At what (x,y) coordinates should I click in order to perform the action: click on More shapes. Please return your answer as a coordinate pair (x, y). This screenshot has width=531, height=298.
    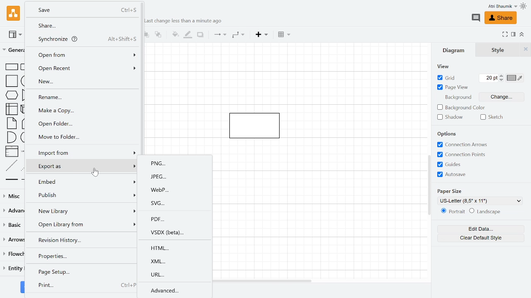
    Looking at the image, I should click on (23, 287).